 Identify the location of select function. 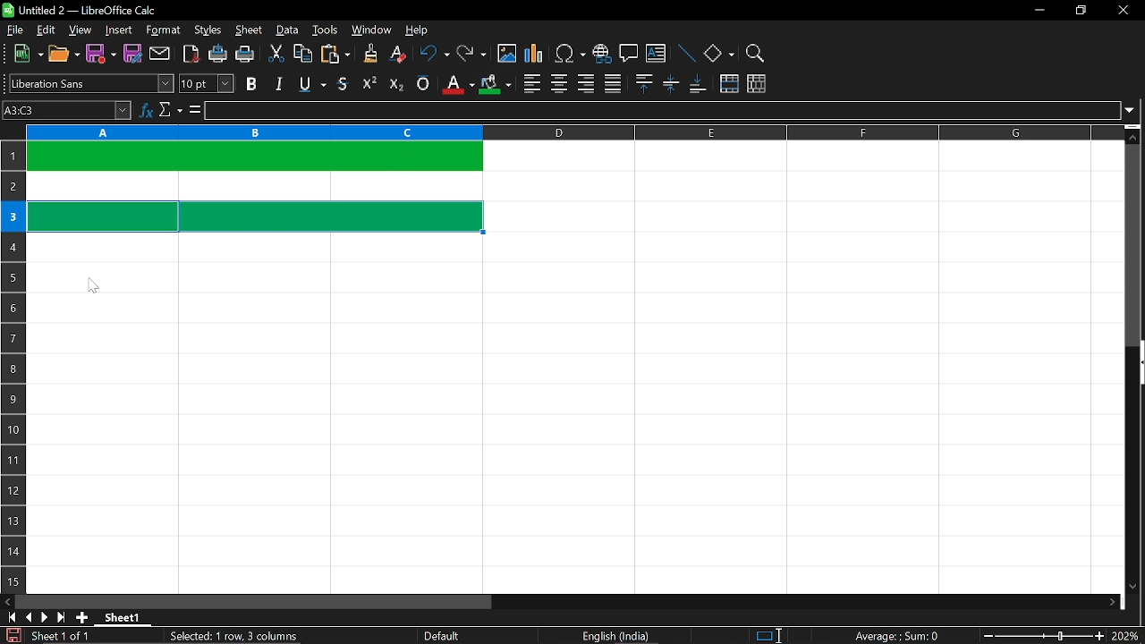
(170, 111).